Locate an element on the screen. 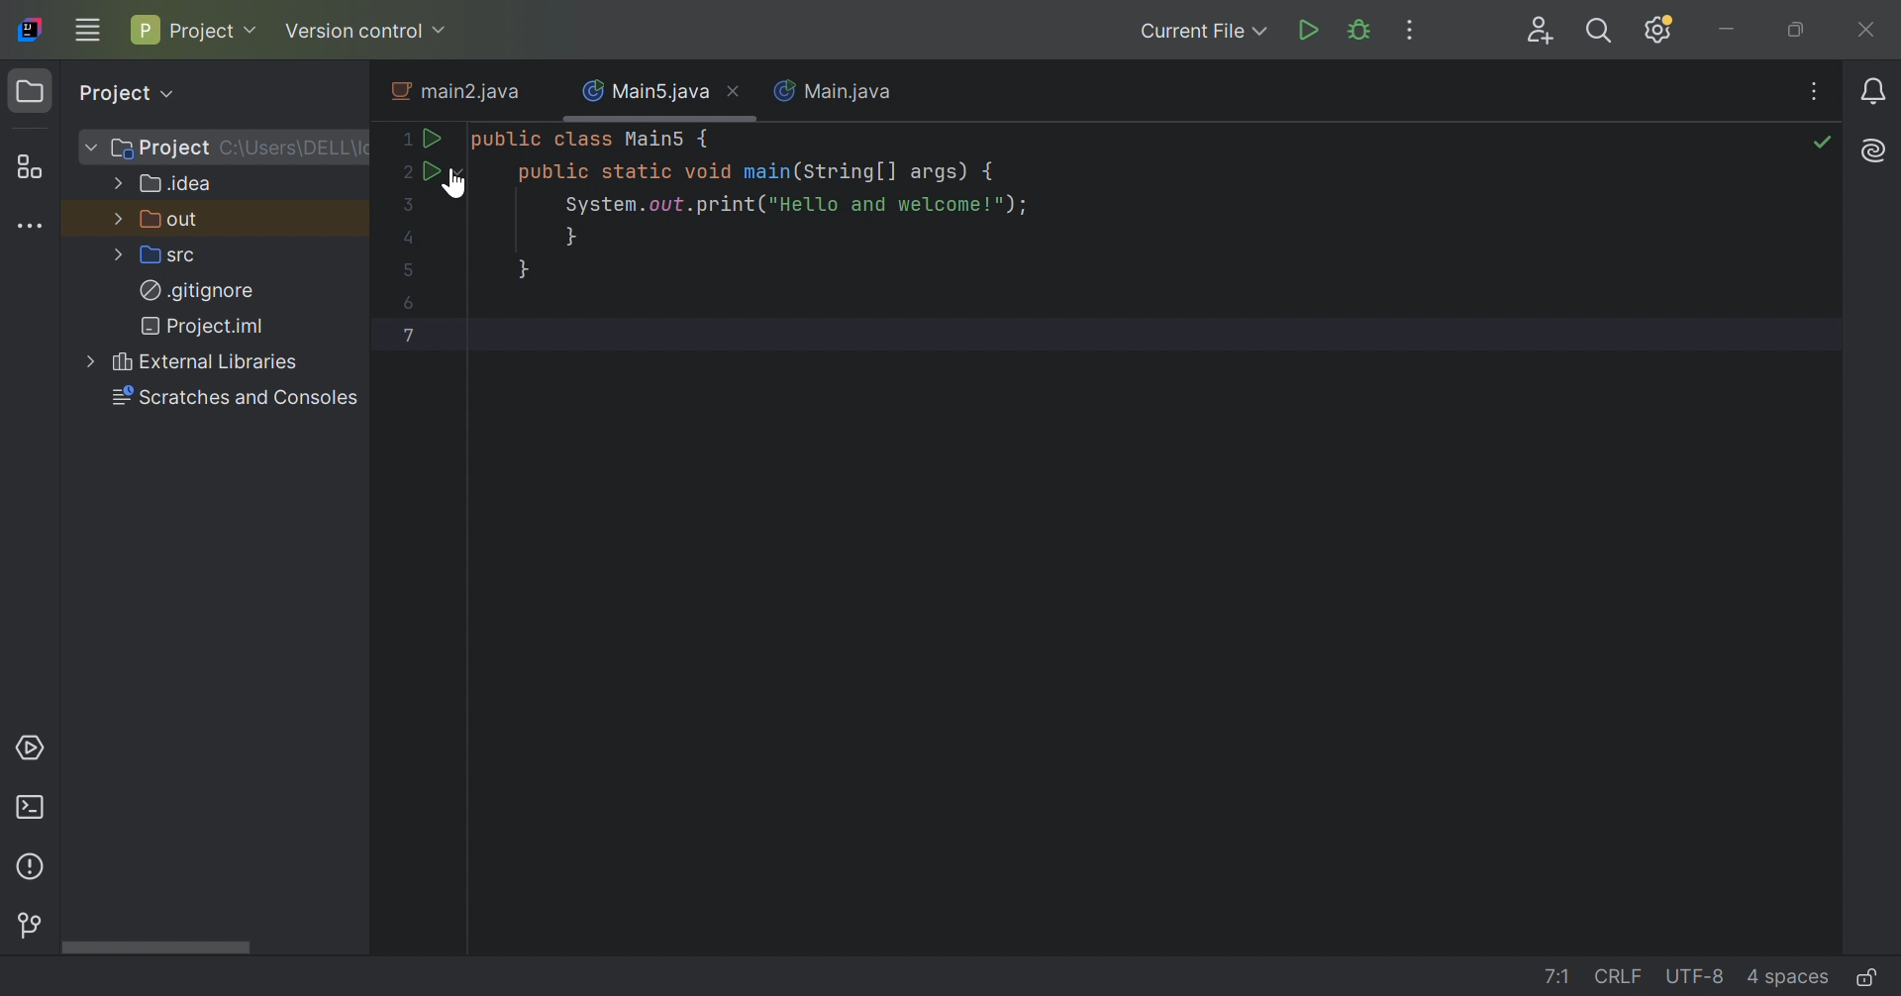 The height and width of the screenshot is (996, 1901). src is located at coordinates (166, 254).